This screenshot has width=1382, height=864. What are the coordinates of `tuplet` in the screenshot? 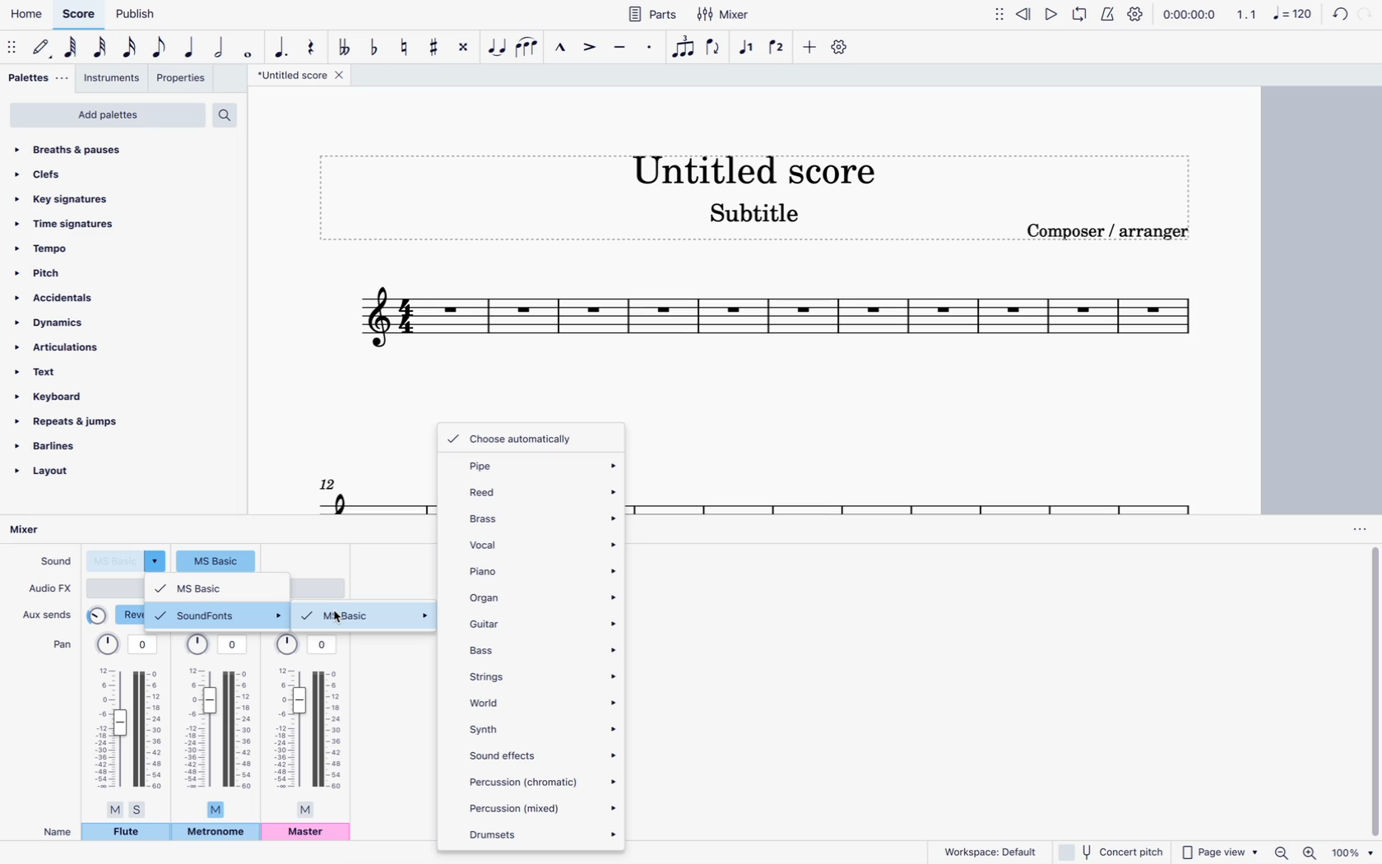 It's located at (684, 51).